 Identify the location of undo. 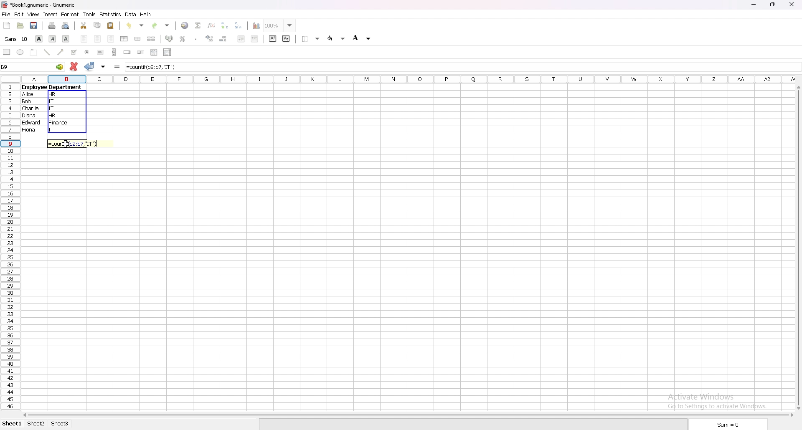
(135, 26).